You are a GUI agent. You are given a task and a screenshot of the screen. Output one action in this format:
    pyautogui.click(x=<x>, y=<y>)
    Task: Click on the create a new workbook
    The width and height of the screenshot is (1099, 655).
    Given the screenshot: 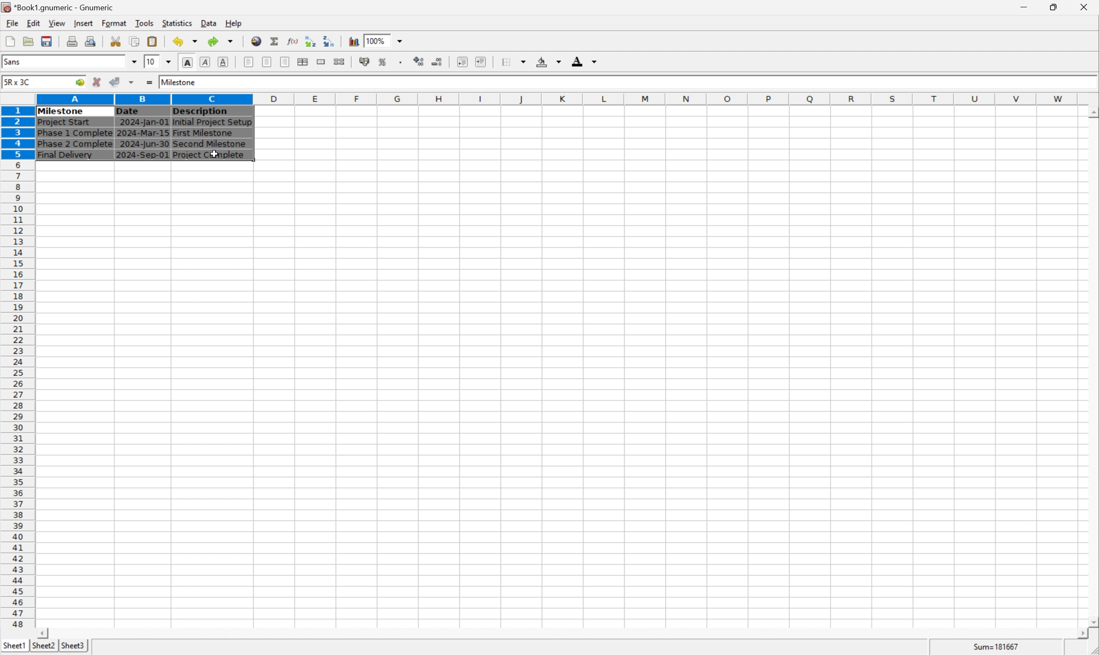 What is the action you would take?
    pyautogui.click(x=9, y=42)
    